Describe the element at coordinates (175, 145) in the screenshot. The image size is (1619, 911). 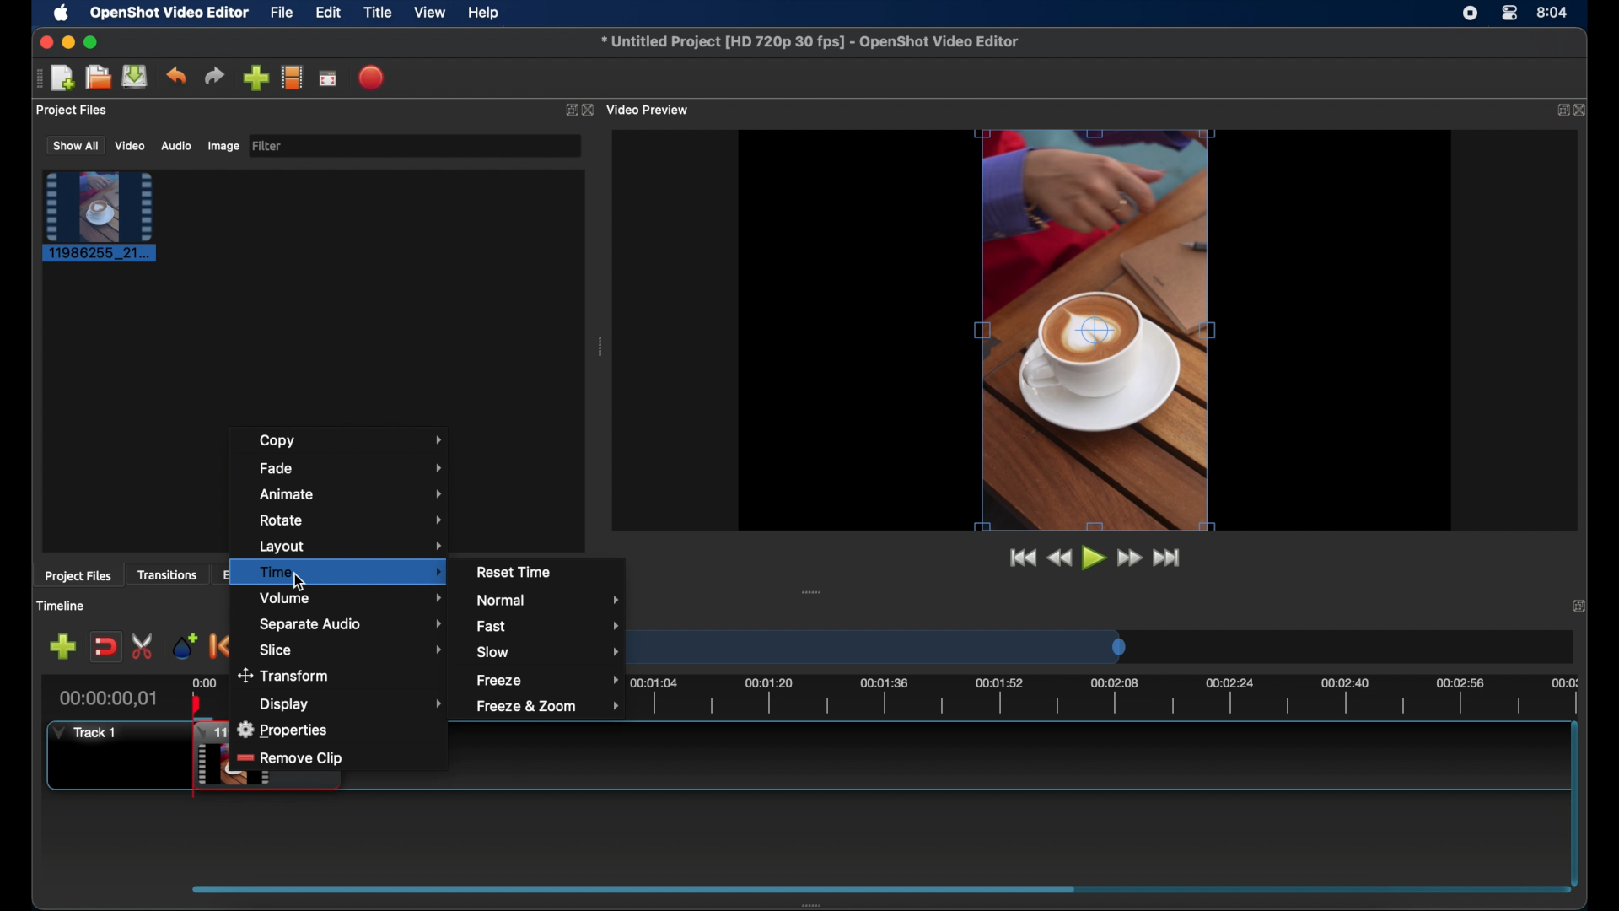
I see `audio` at that location.